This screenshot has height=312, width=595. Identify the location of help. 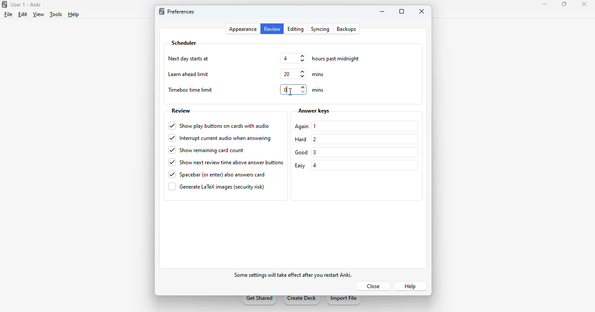
(409, 285).